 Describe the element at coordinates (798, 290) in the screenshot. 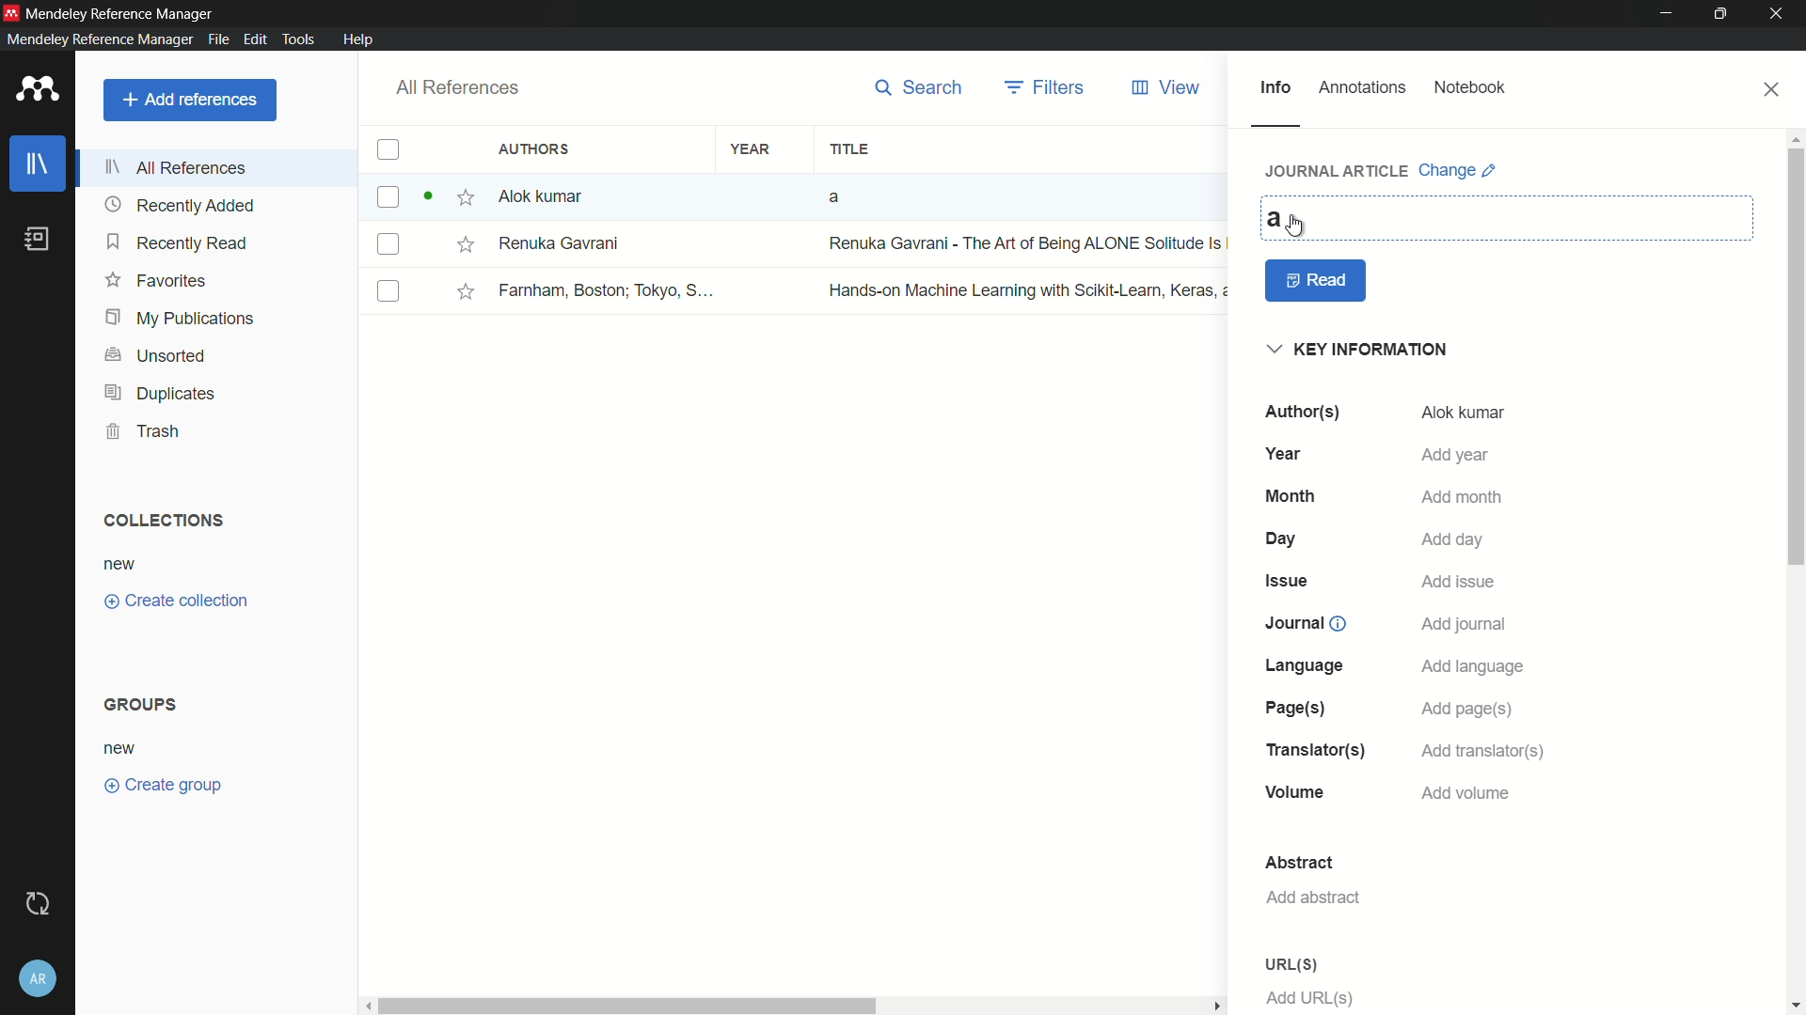

I see `book-3` at that location.